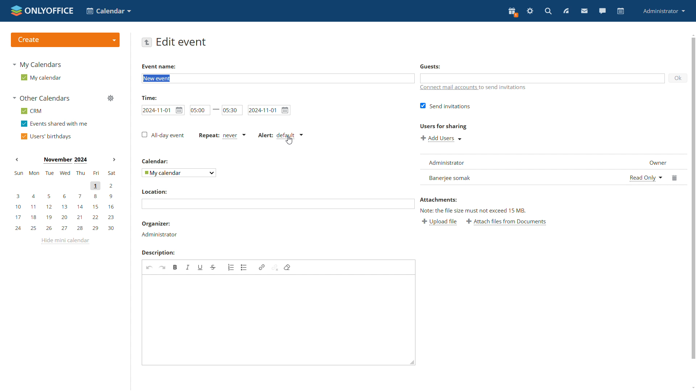  I want to click on hide mini calendar, so click(65, 241).